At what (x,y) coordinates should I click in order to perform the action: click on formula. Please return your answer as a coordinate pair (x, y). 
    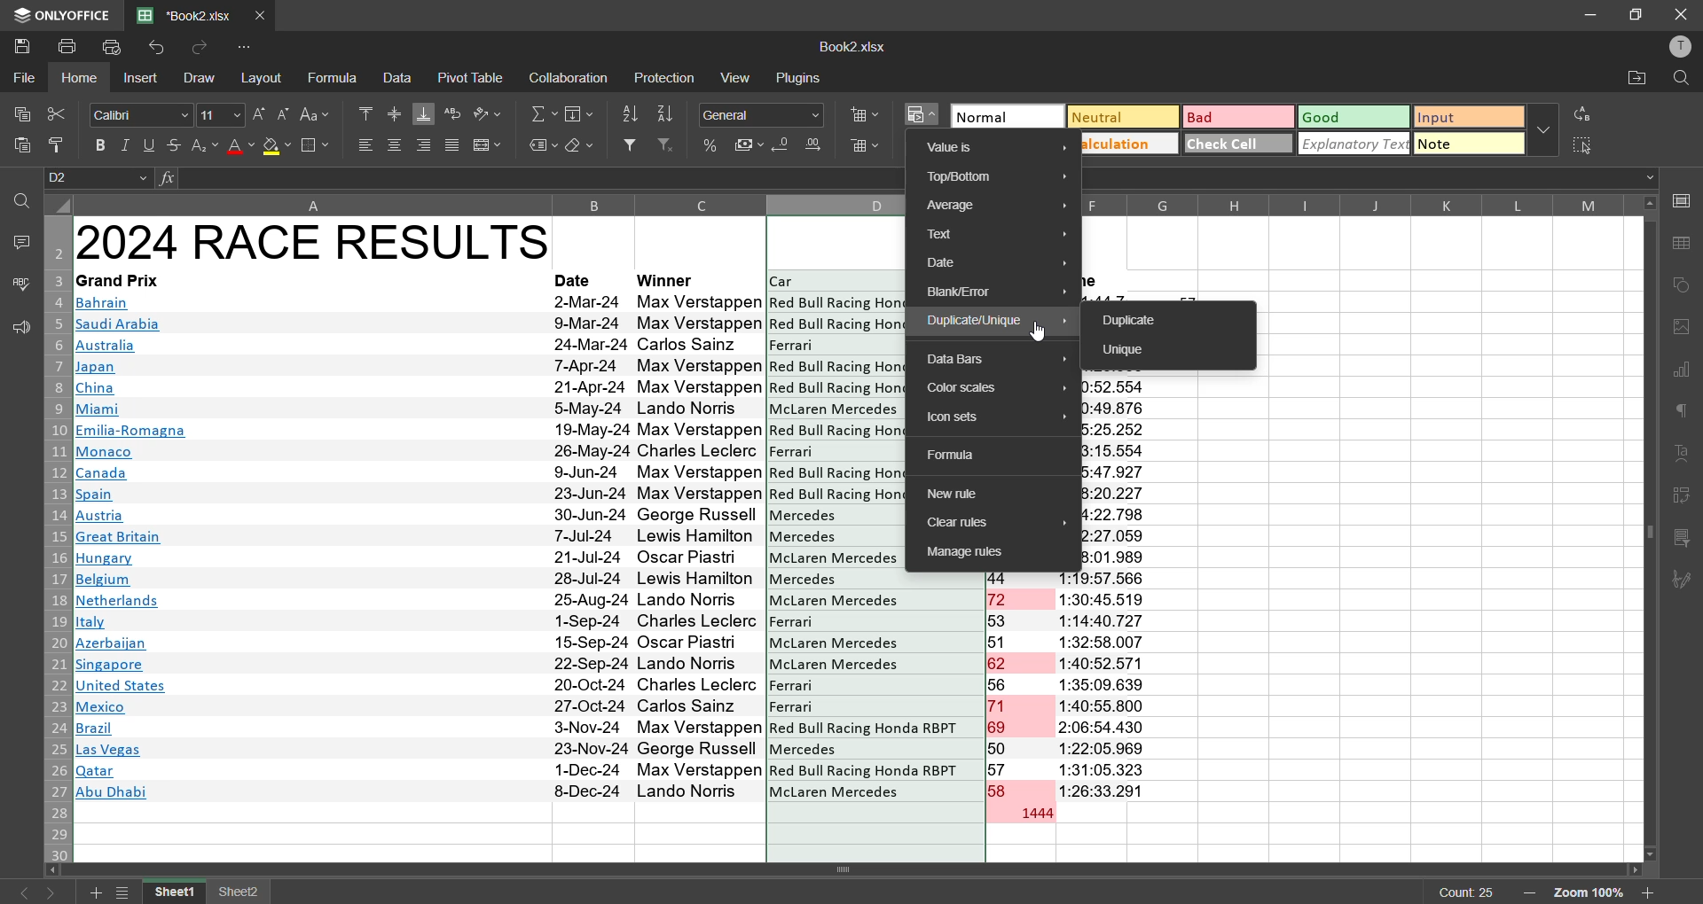
    Looking at the image, I should click on (336, 78).